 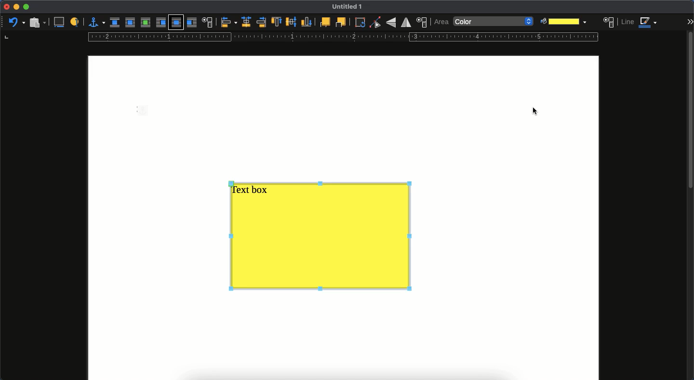 I want to click on UNTITLED 1, so click(x=351, y=7).